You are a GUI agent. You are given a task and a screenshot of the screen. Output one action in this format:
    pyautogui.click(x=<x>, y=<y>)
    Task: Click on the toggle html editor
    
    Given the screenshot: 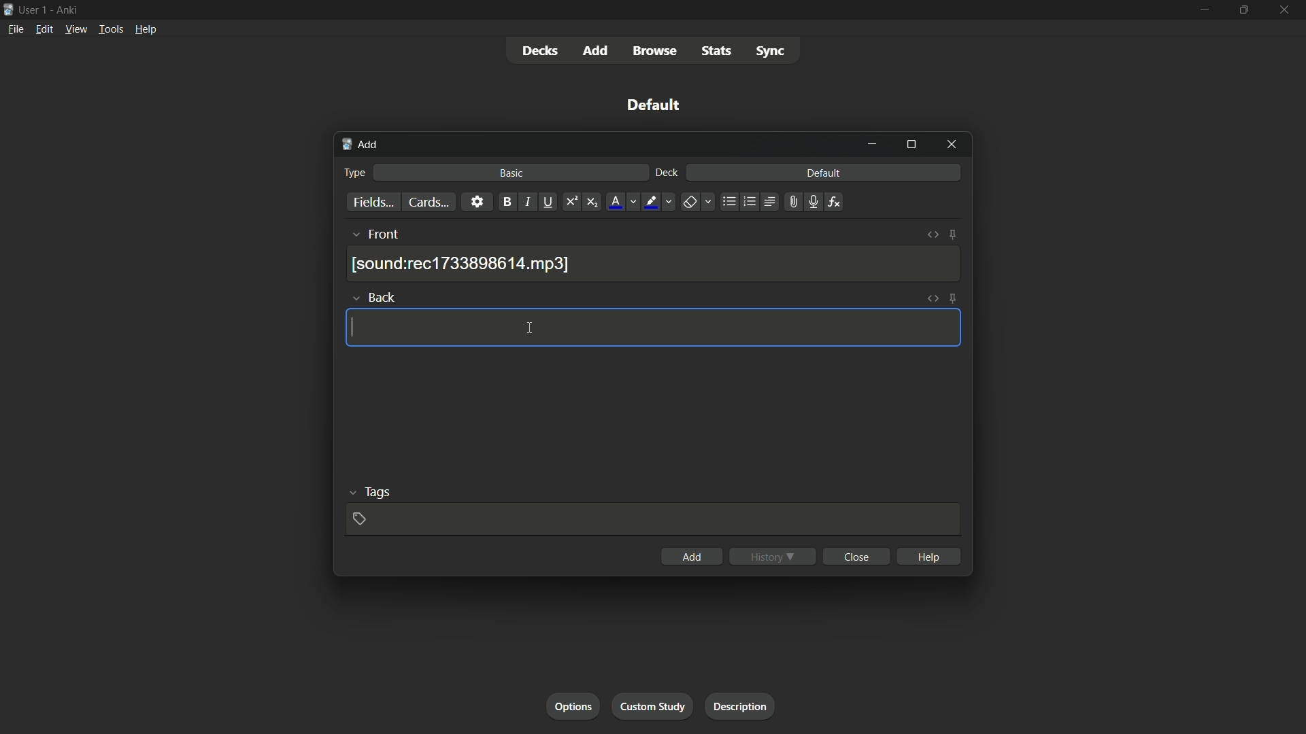 What is the action you would take?
    pyautogui.click(x=933, y=236)
    